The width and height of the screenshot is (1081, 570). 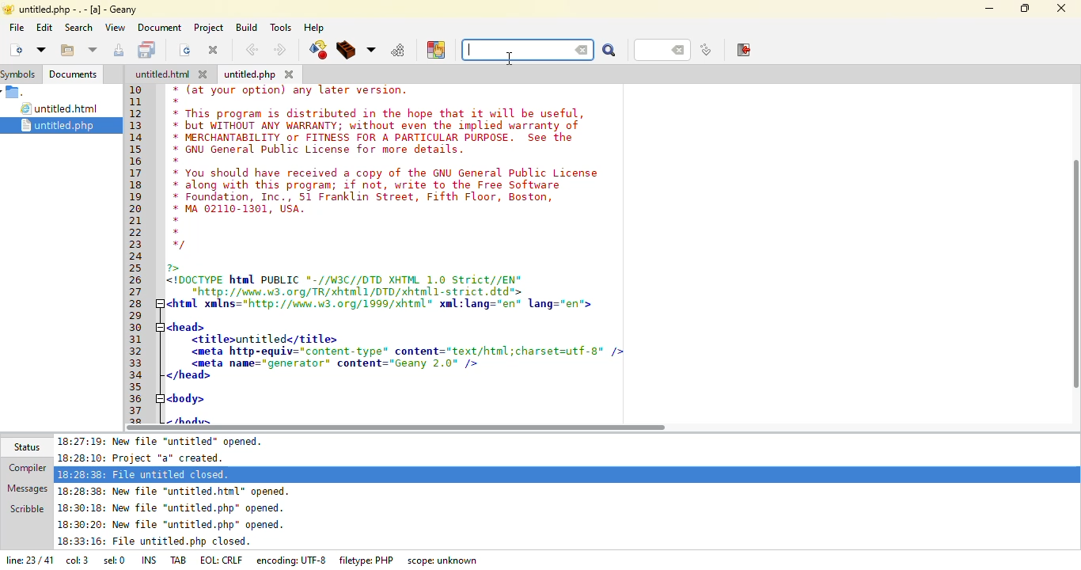 What do you see at coordinates (149, 458) in the screenshot?
I see `18:28:10: project "a" created.` at bounding box center [149, 458].